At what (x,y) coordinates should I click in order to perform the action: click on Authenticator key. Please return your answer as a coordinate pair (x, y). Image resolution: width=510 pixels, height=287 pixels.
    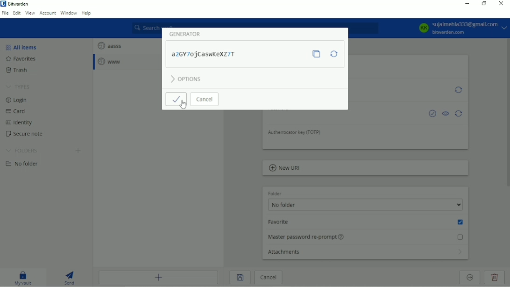
    Looking at the image, I should click on (295, 132).